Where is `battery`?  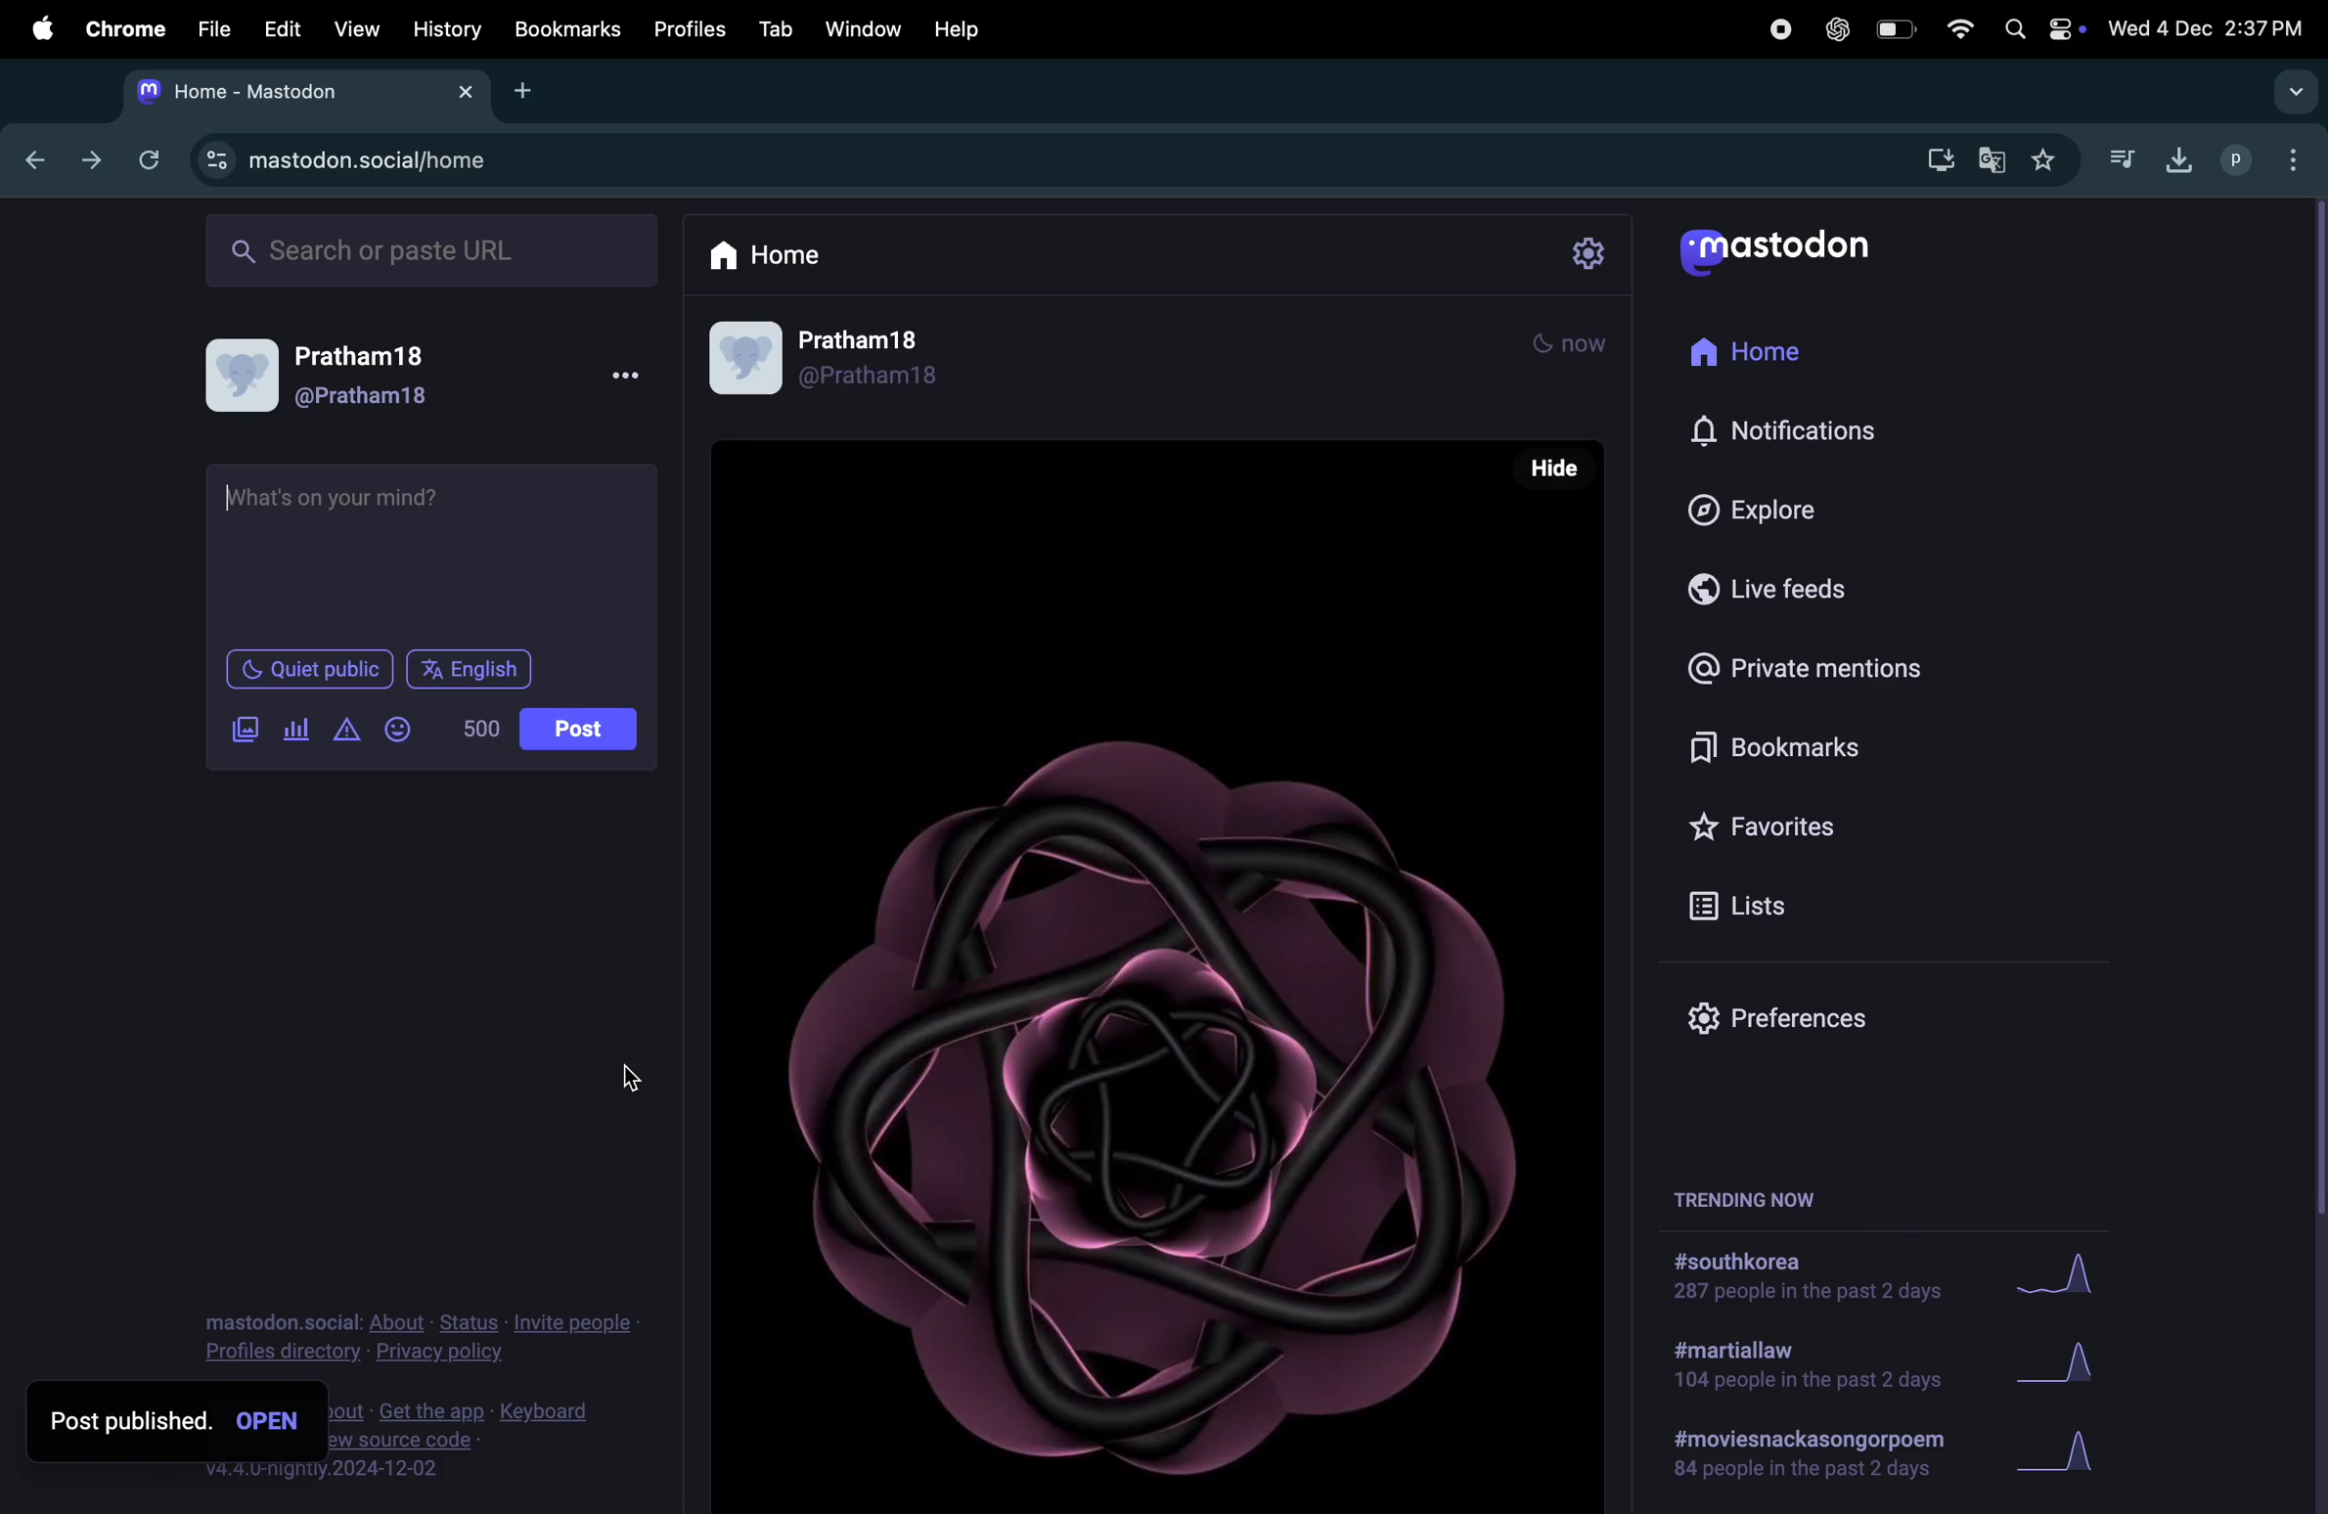 battery is located at coordinates (1892, 30).